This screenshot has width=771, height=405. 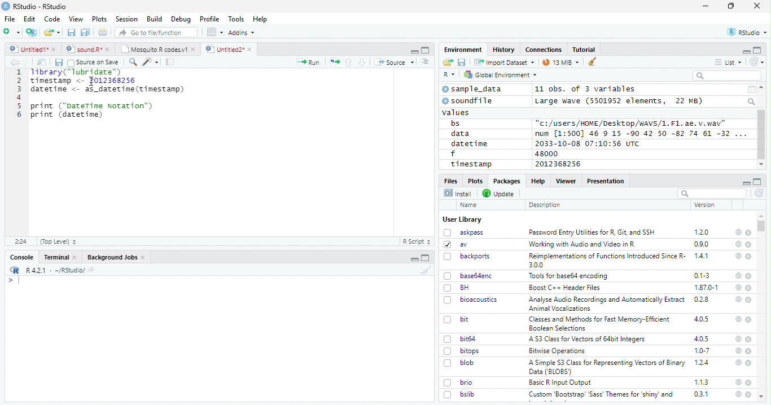 What do you see at coordinates (558, 351) in the screenshot?
I see `Bitwise Operations` at bounding box center [558, 351].